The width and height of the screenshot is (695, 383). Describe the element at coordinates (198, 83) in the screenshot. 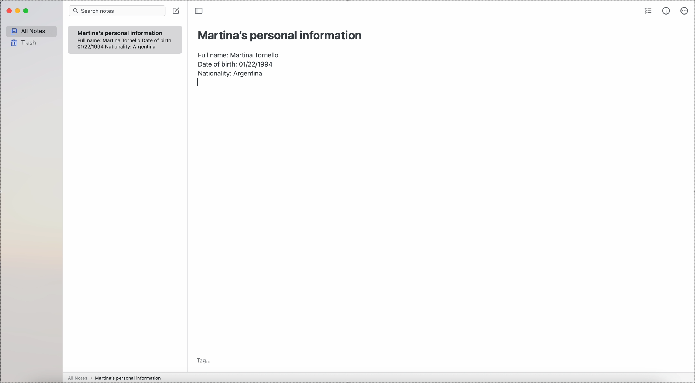

I see `enter` at that location.